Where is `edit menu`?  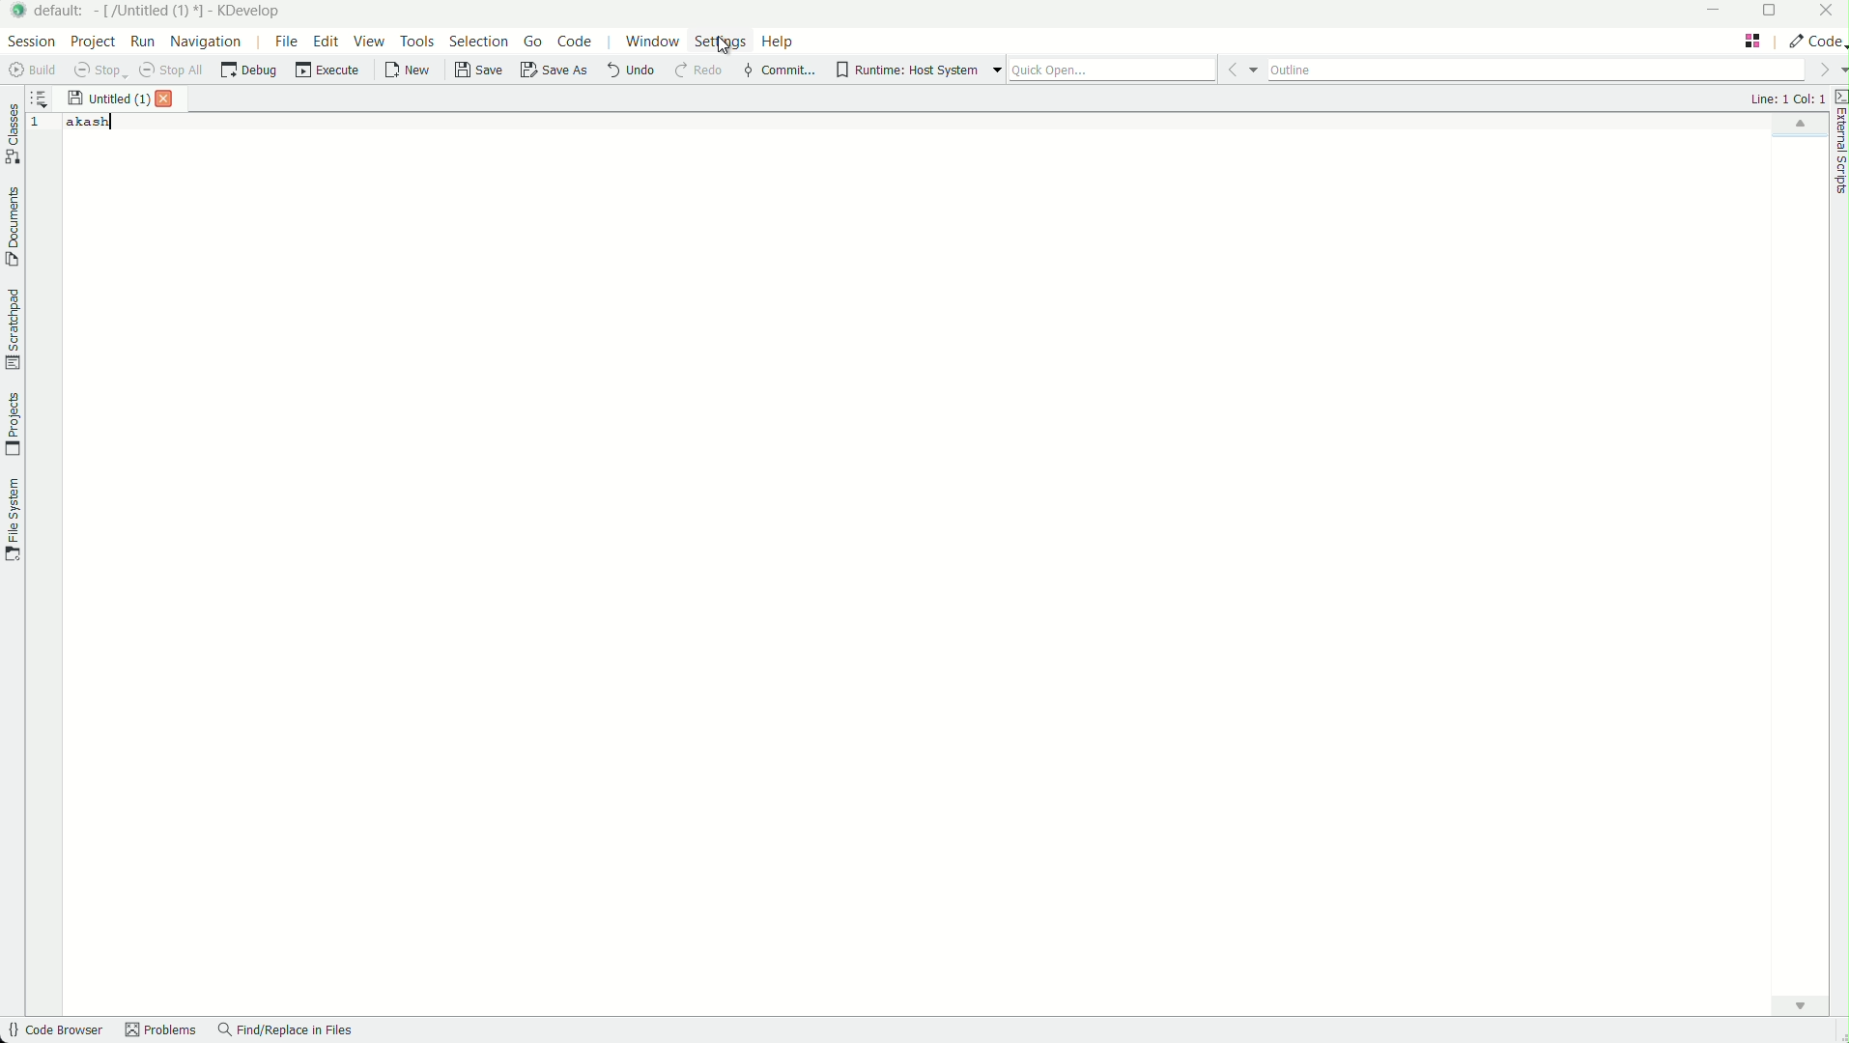 edit menu is located at coordinates (327, 41).